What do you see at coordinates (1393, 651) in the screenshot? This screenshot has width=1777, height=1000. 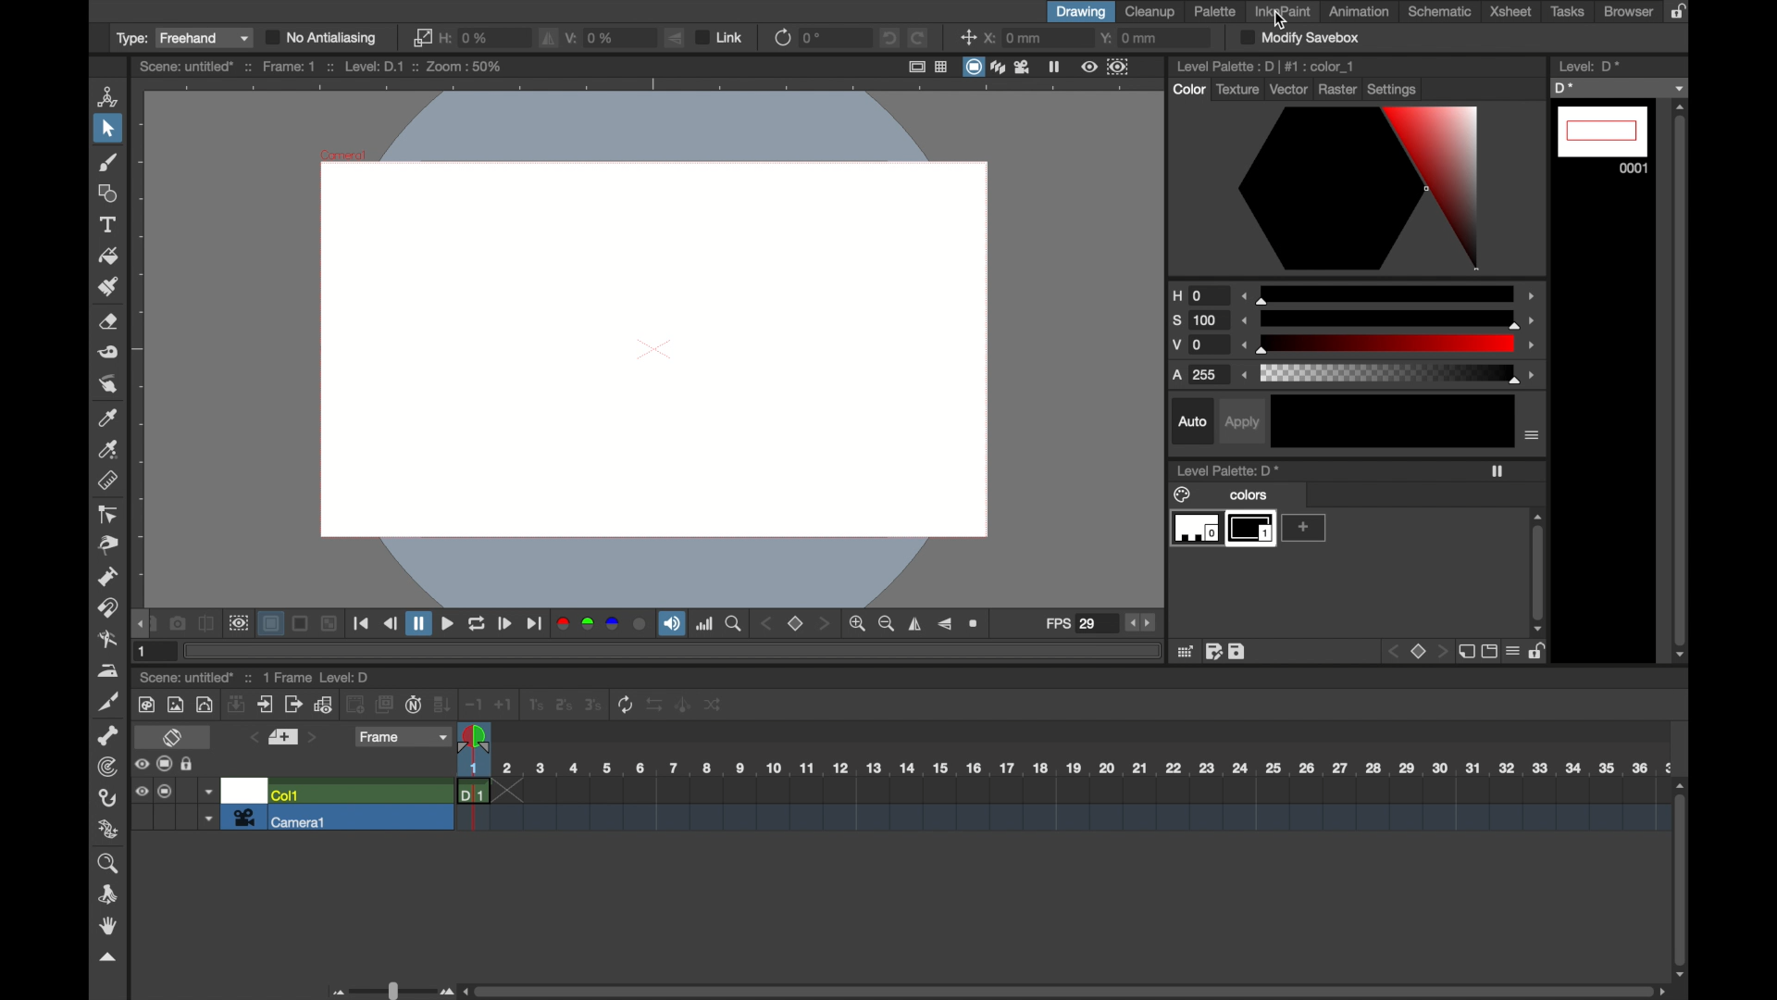 I see `back` at bounding box center [1393, 651].